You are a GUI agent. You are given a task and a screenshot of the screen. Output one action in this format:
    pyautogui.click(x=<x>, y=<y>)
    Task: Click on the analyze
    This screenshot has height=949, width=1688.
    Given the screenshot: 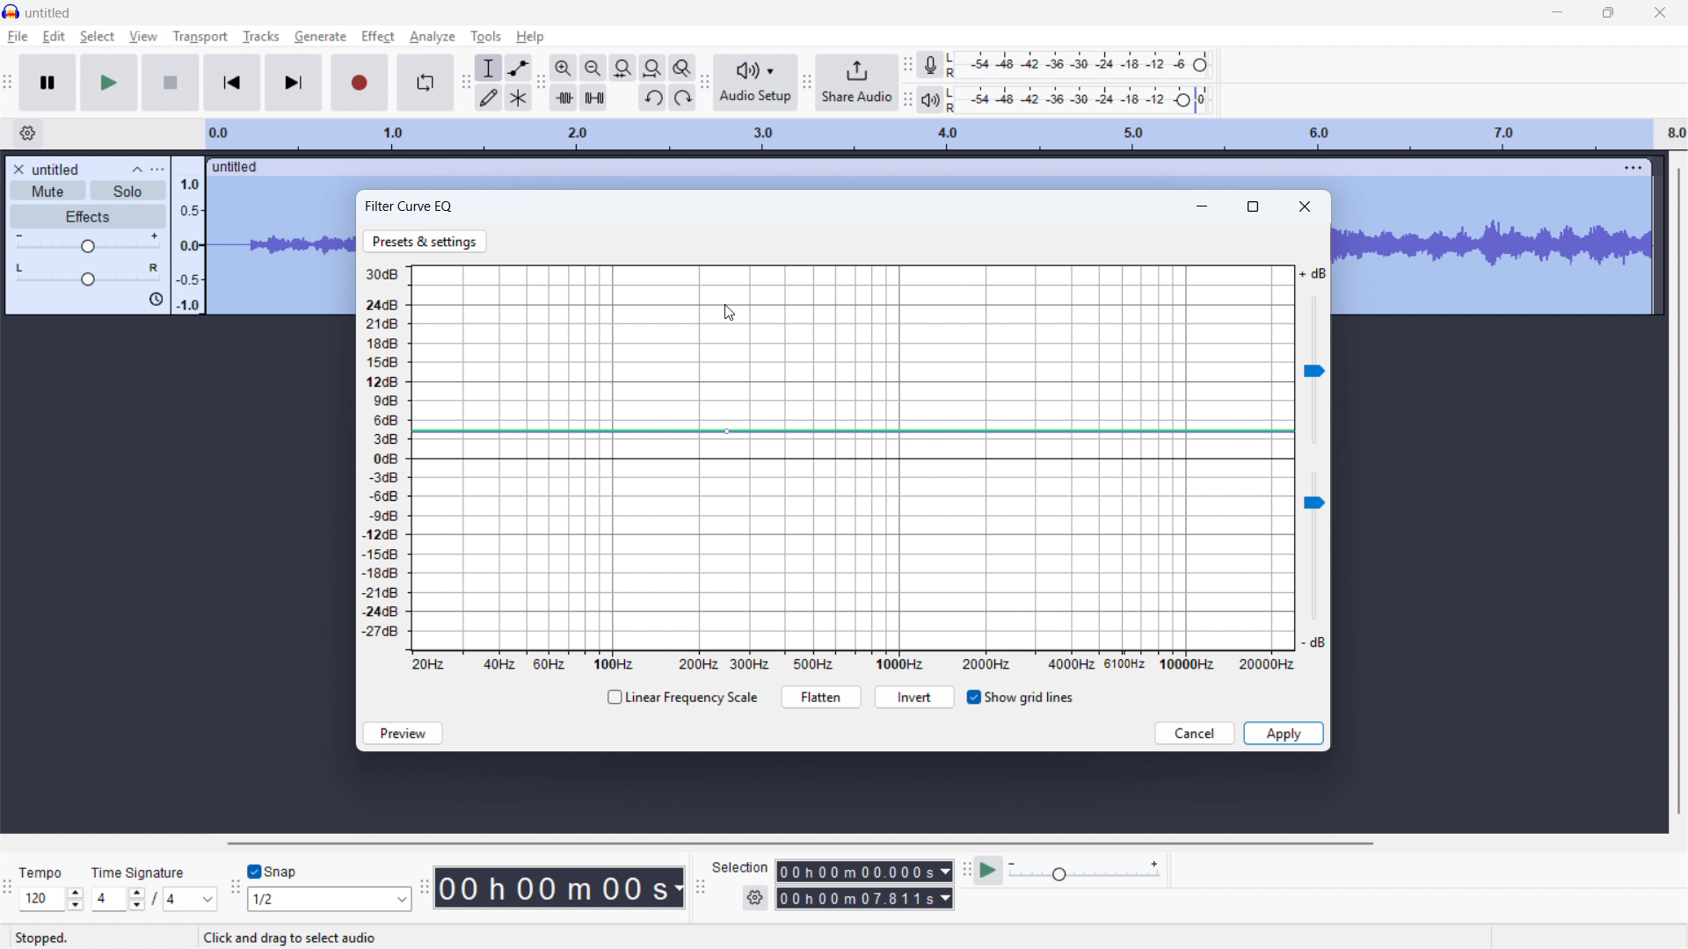 What is the action you would take?
    pyautogui.click(x=432, y=35)
    